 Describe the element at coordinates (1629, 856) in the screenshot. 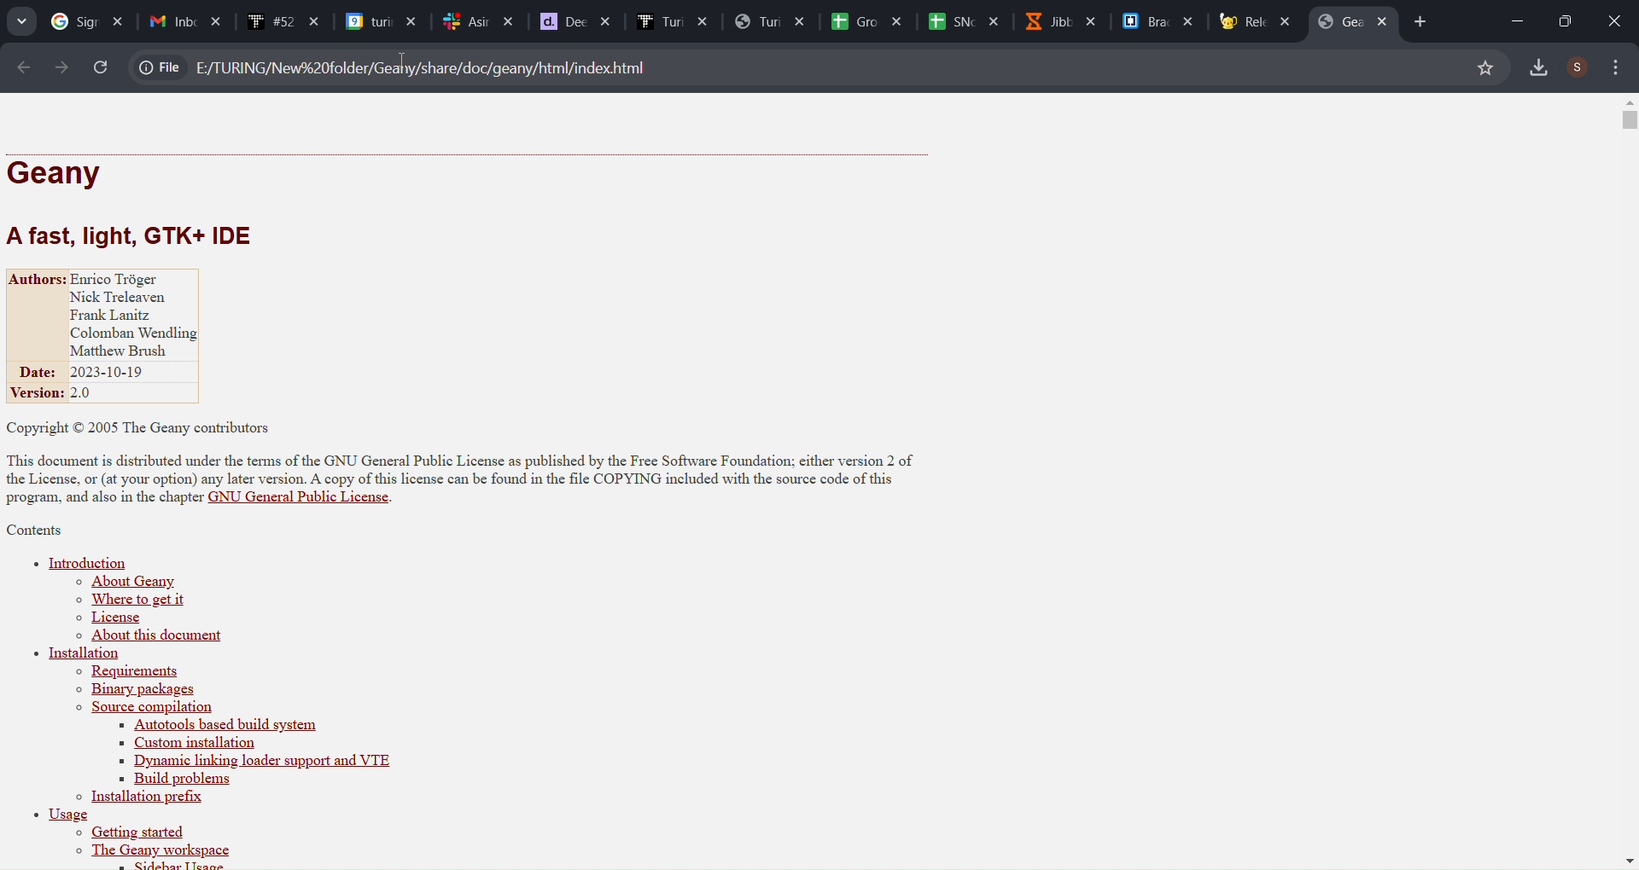

I see `scroll down` at that location.